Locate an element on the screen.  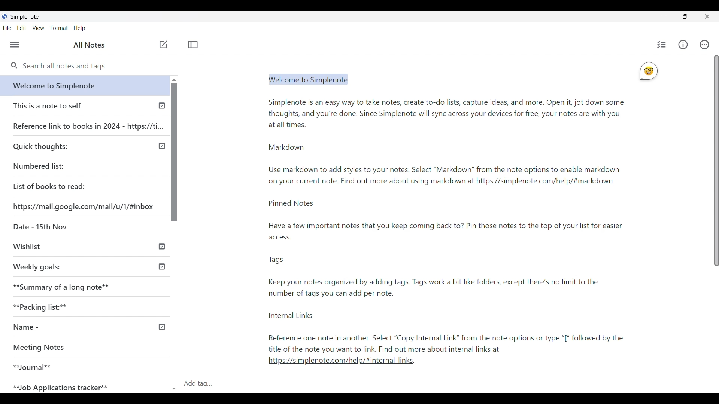
Numbered list is located at coordinates (38, 166).